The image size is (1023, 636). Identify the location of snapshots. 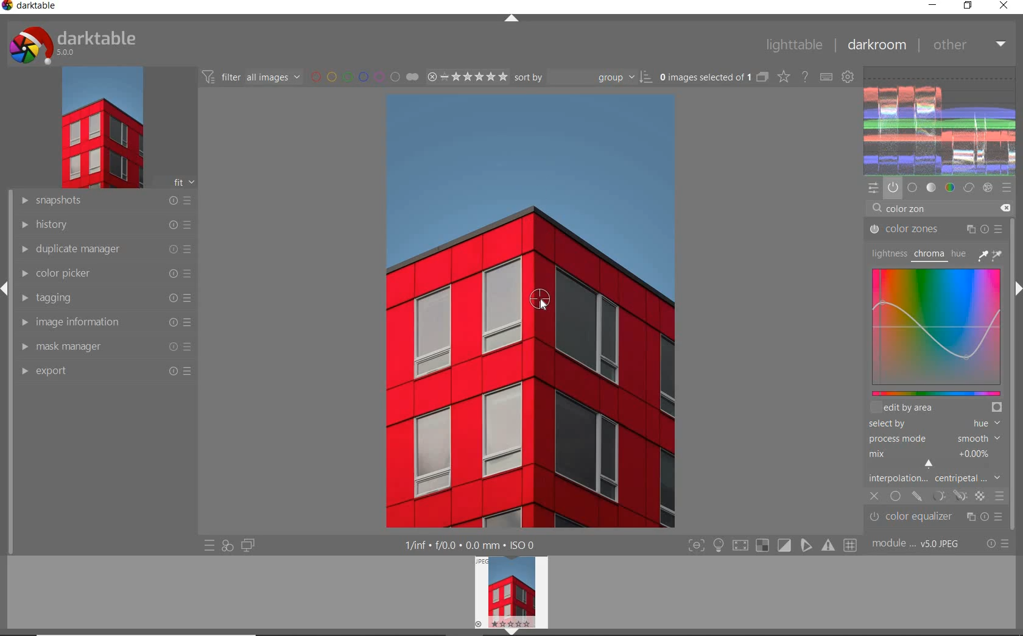
(104, 202).